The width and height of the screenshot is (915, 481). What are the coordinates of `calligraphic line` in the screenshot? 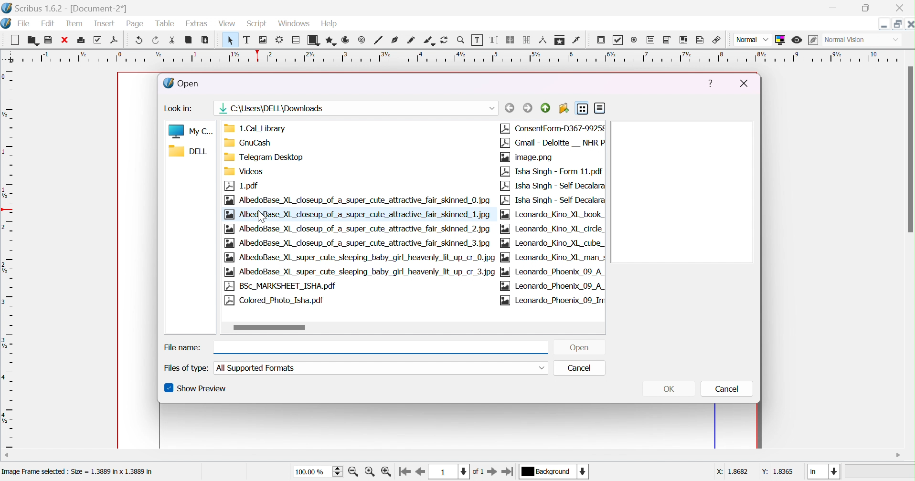 It's located at (428, 39).